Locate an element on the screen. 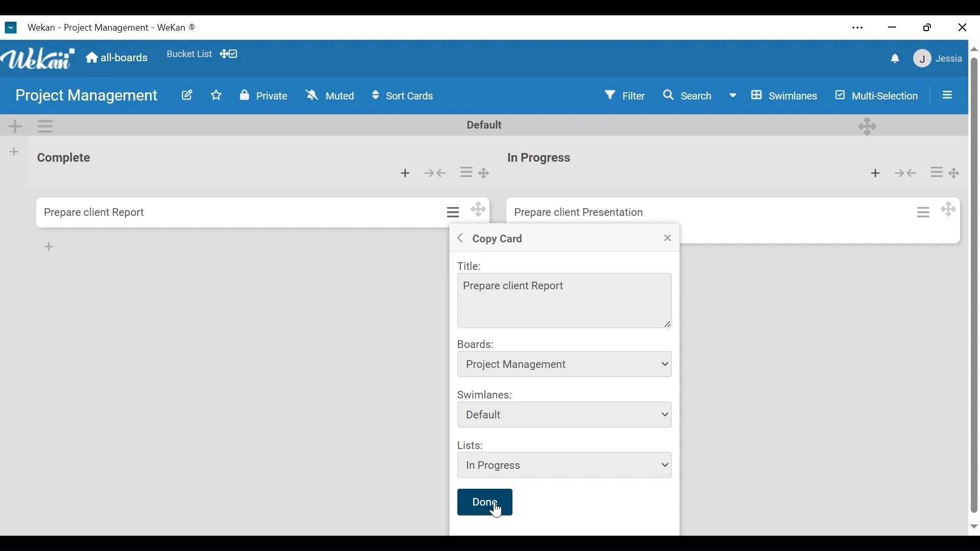  Boards is located at coordinates (477, 343).